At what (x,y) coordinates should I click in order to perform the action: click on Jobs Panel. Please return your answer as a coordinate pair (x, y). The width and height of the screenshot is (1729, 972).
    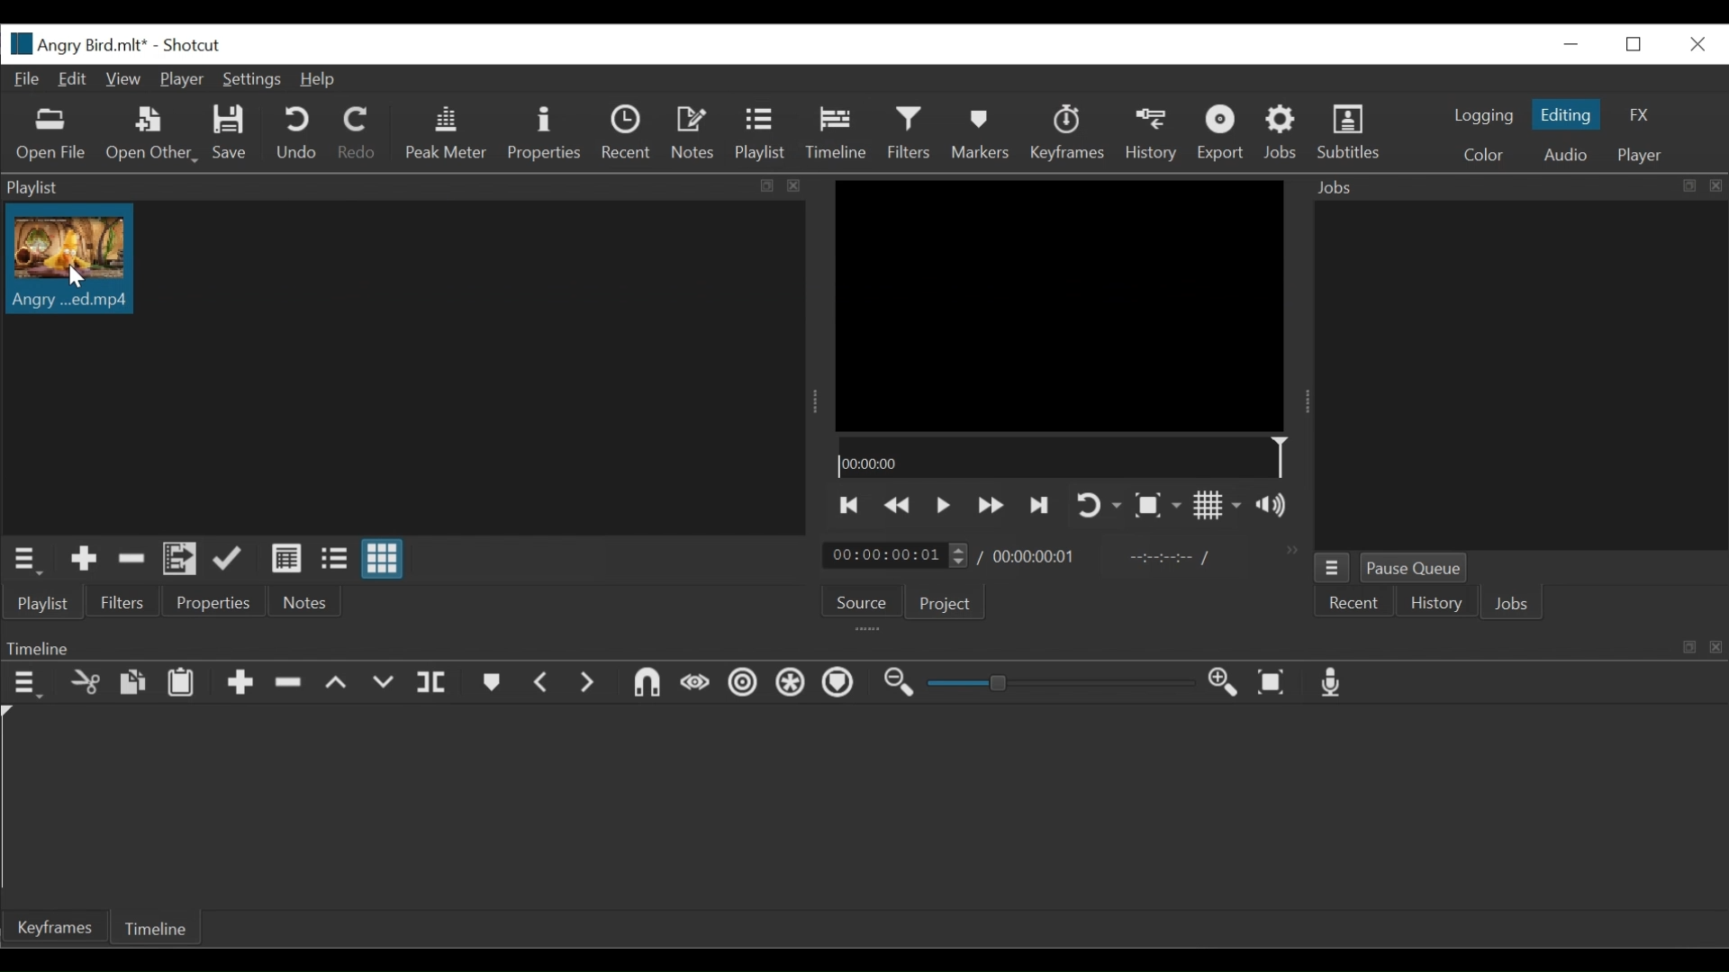
    Looking at the image, I should click on (1519, 187).